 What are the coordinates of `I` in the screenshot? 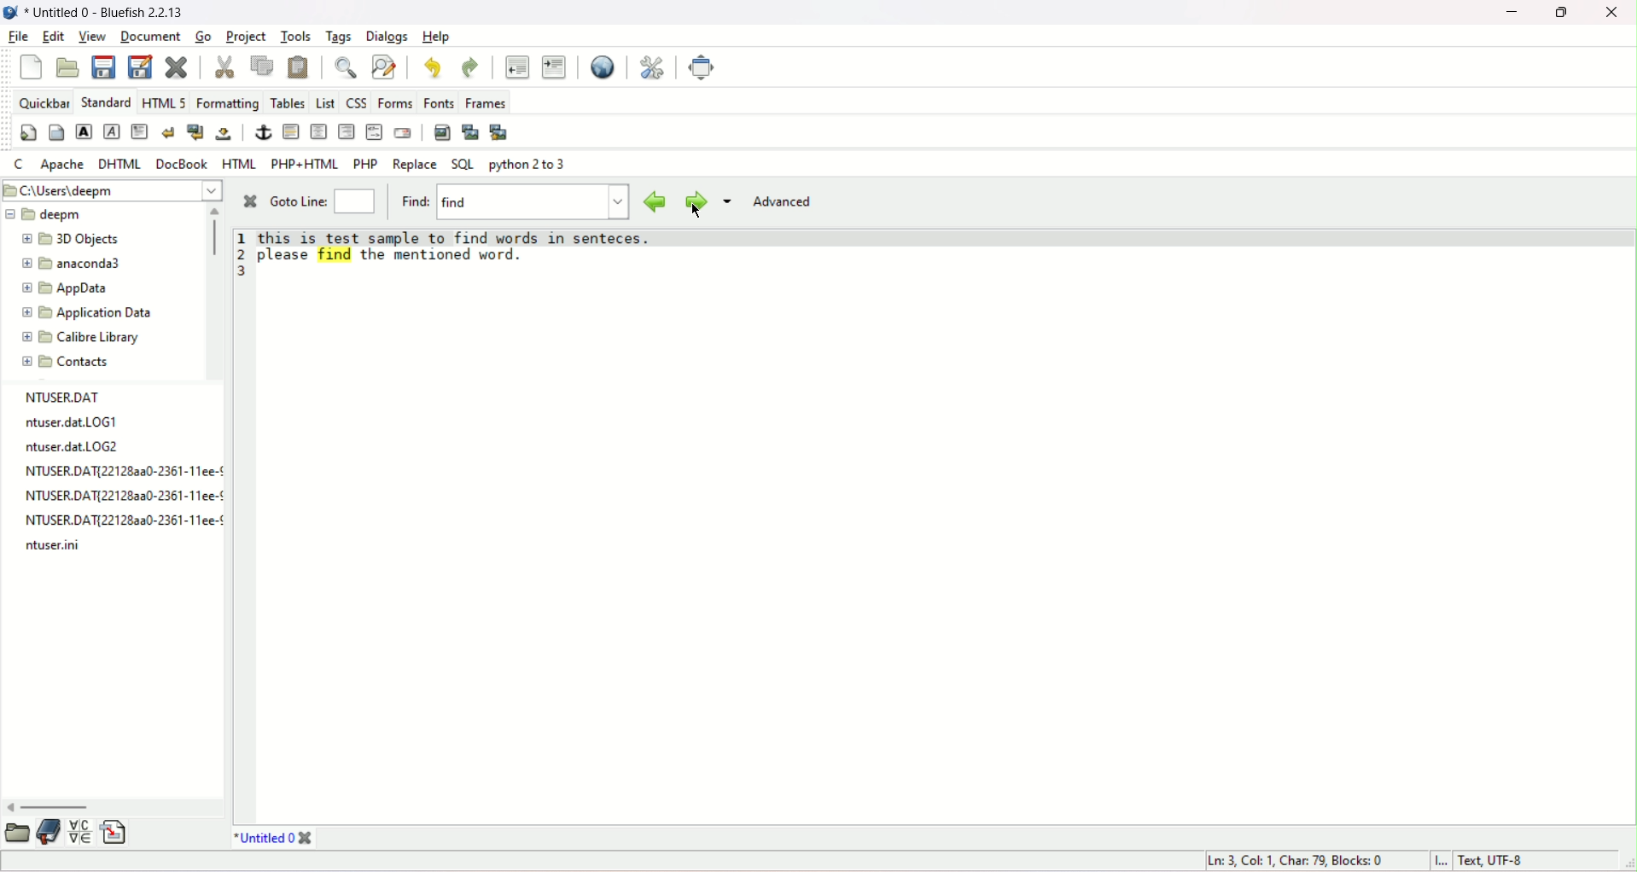 It's located at (1441, 862).